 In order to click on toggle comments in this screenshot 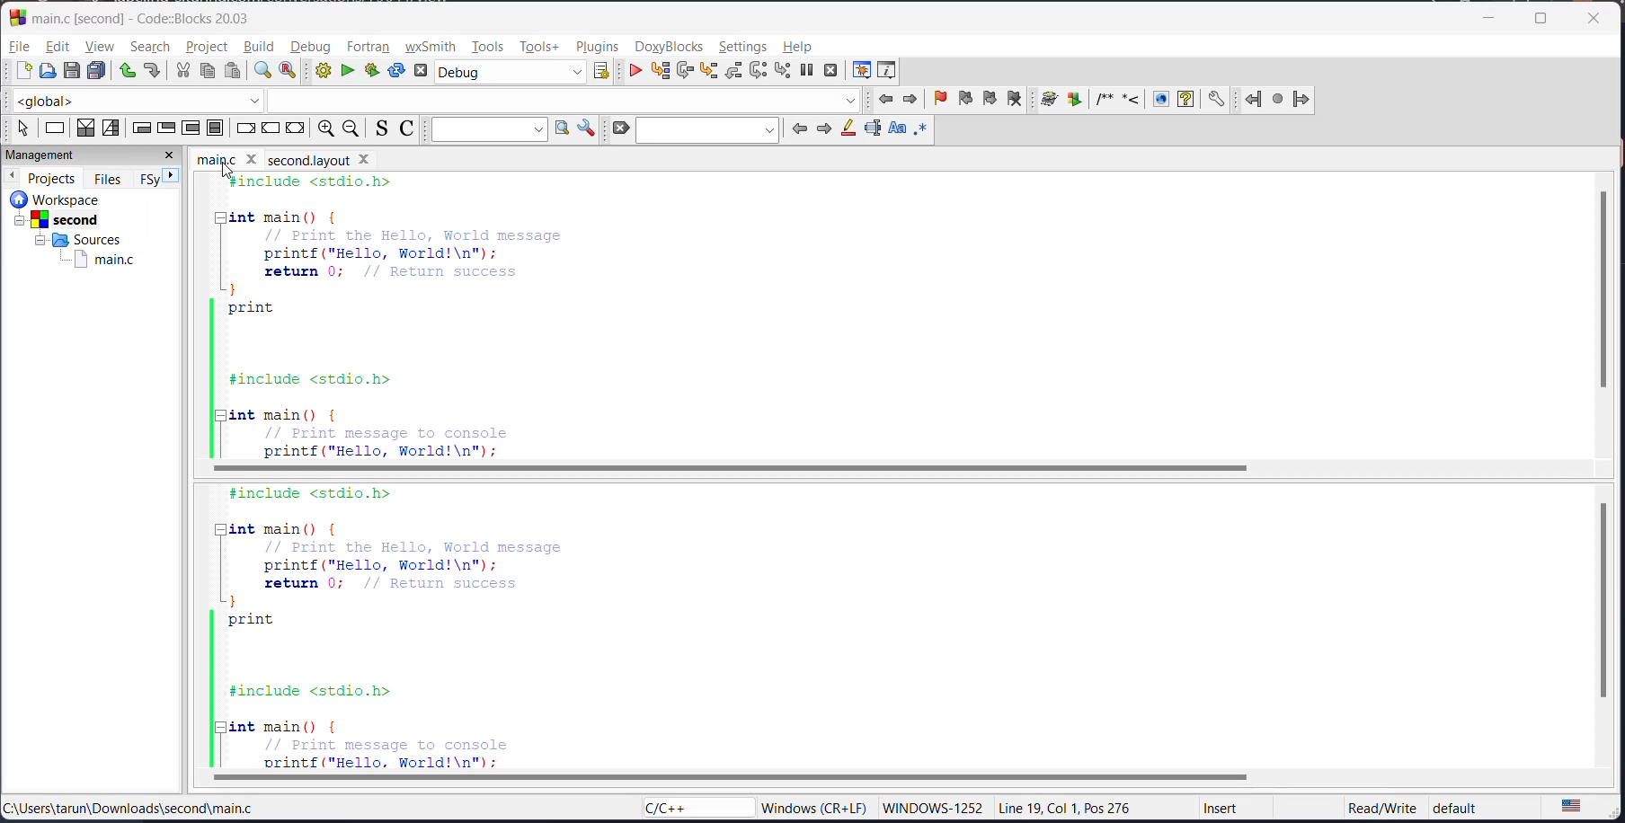, I will do `click(408, 130)`.